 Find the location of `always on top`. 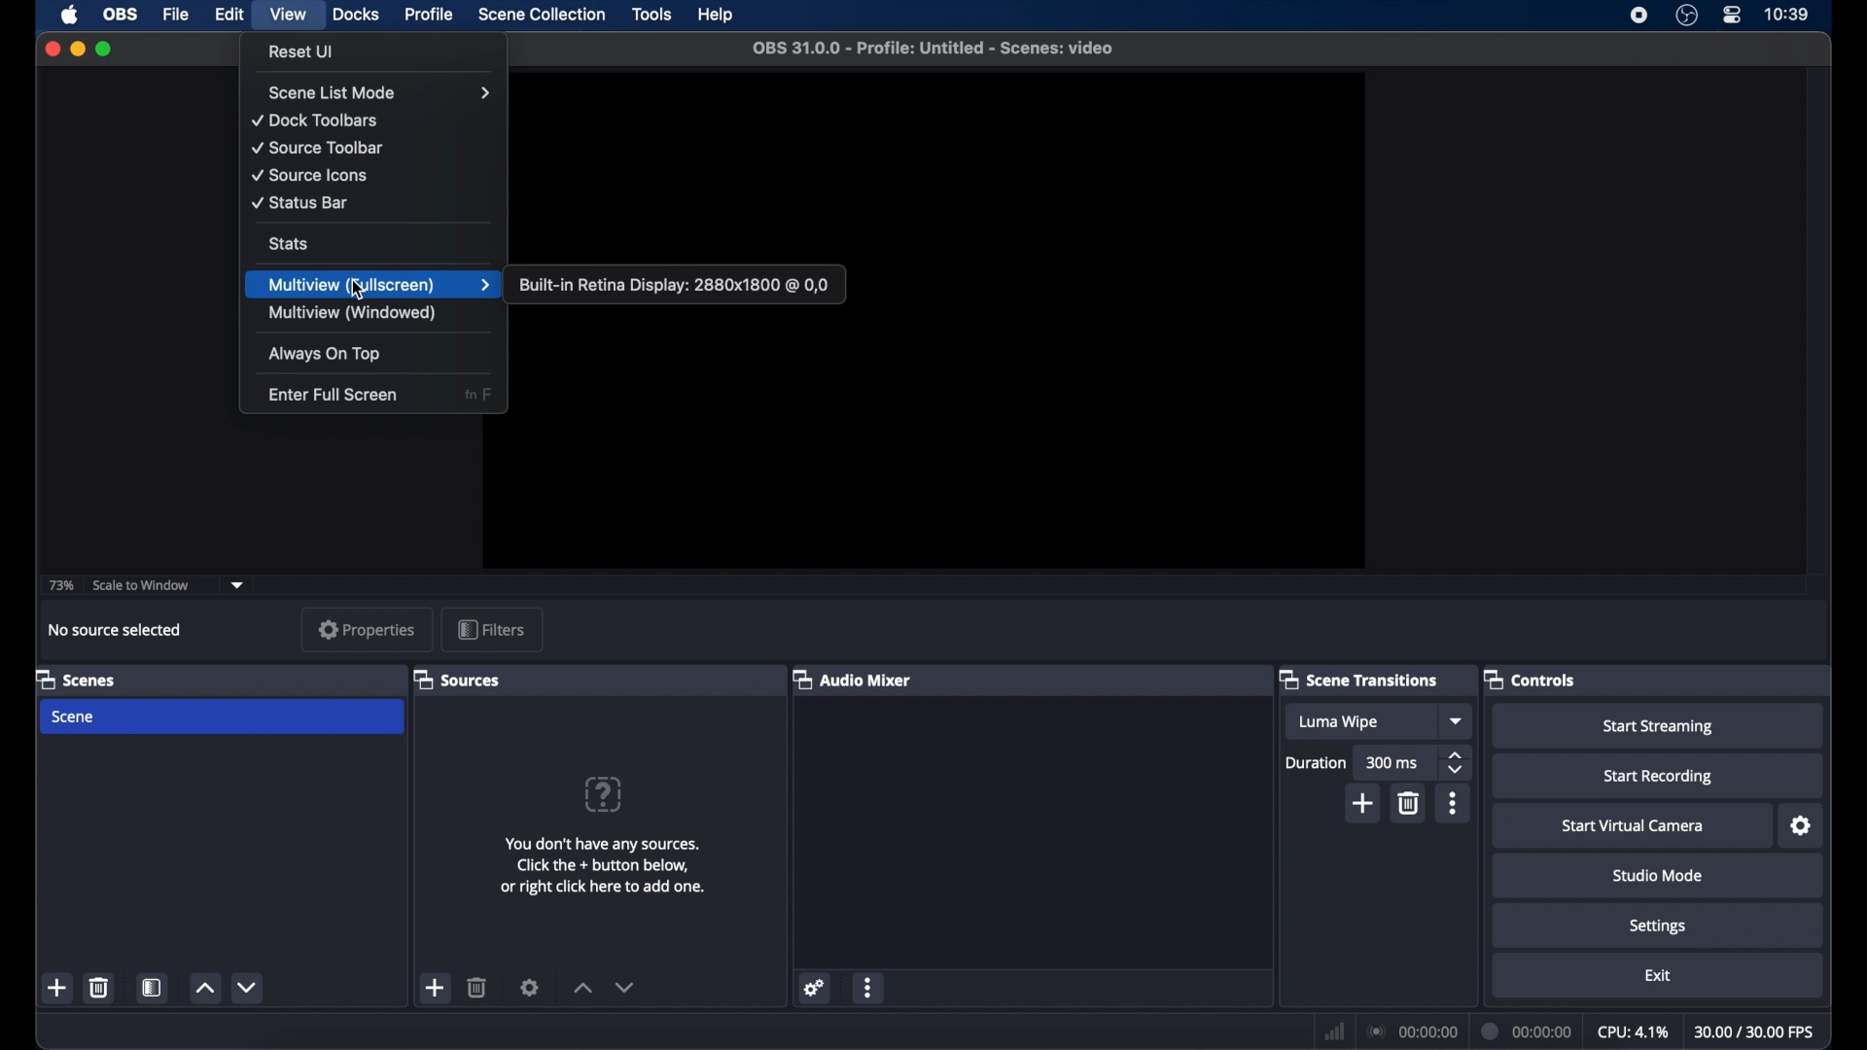

always on top is located at coordinates (325, 354).